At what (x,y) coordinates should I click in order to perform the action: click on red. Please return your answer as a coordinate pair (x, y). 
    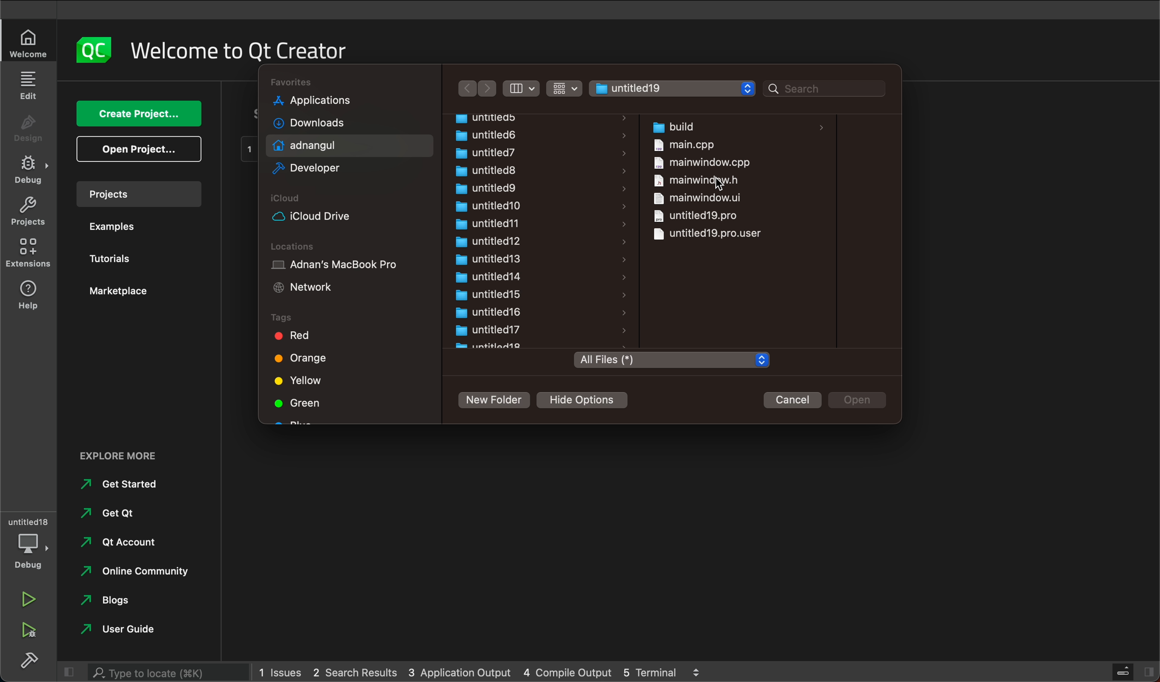
    Looking at the image, I should click on (307, 337).